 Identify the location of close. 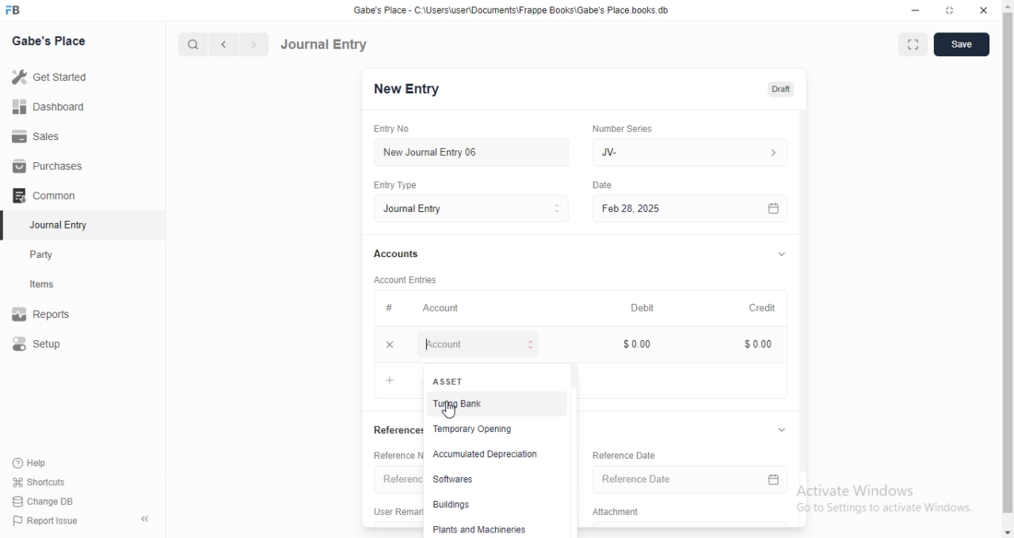
(395, 345).